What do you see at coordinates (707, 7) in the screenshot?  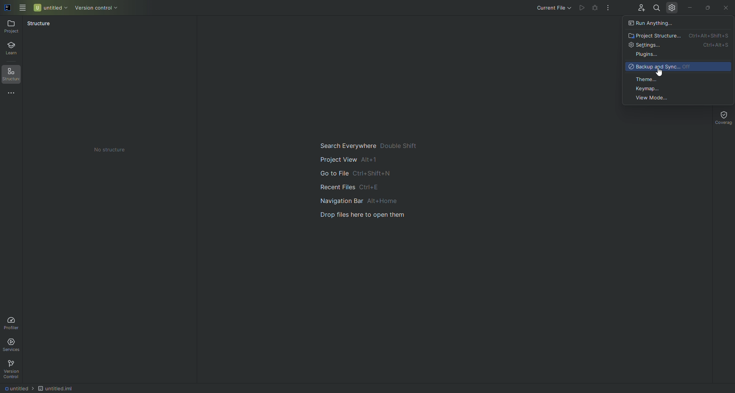 I see `Restore` at bounding box center [707, 7].